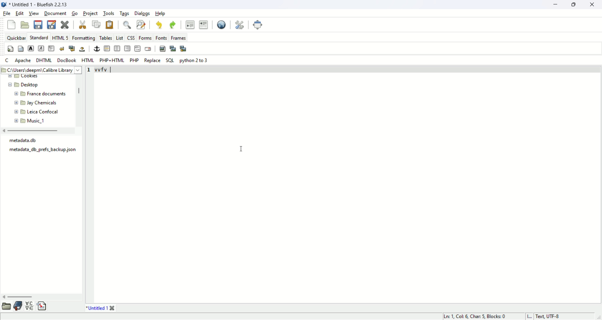 Image resolution: width=602 pixels, height=320 pixels. Describe the element at coordinates (473, 316) in the screenshot. I see `Ln: 1, Col 6, Char: 5, Blocks: 0` at that location.